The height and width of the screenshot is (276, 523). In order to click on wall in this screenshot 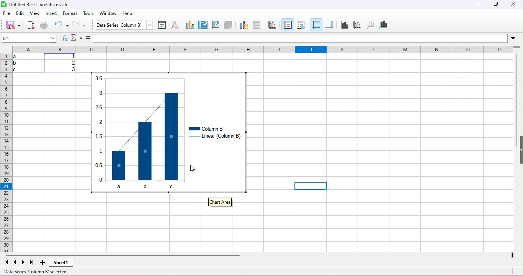, I will do `click(216, 26)`.